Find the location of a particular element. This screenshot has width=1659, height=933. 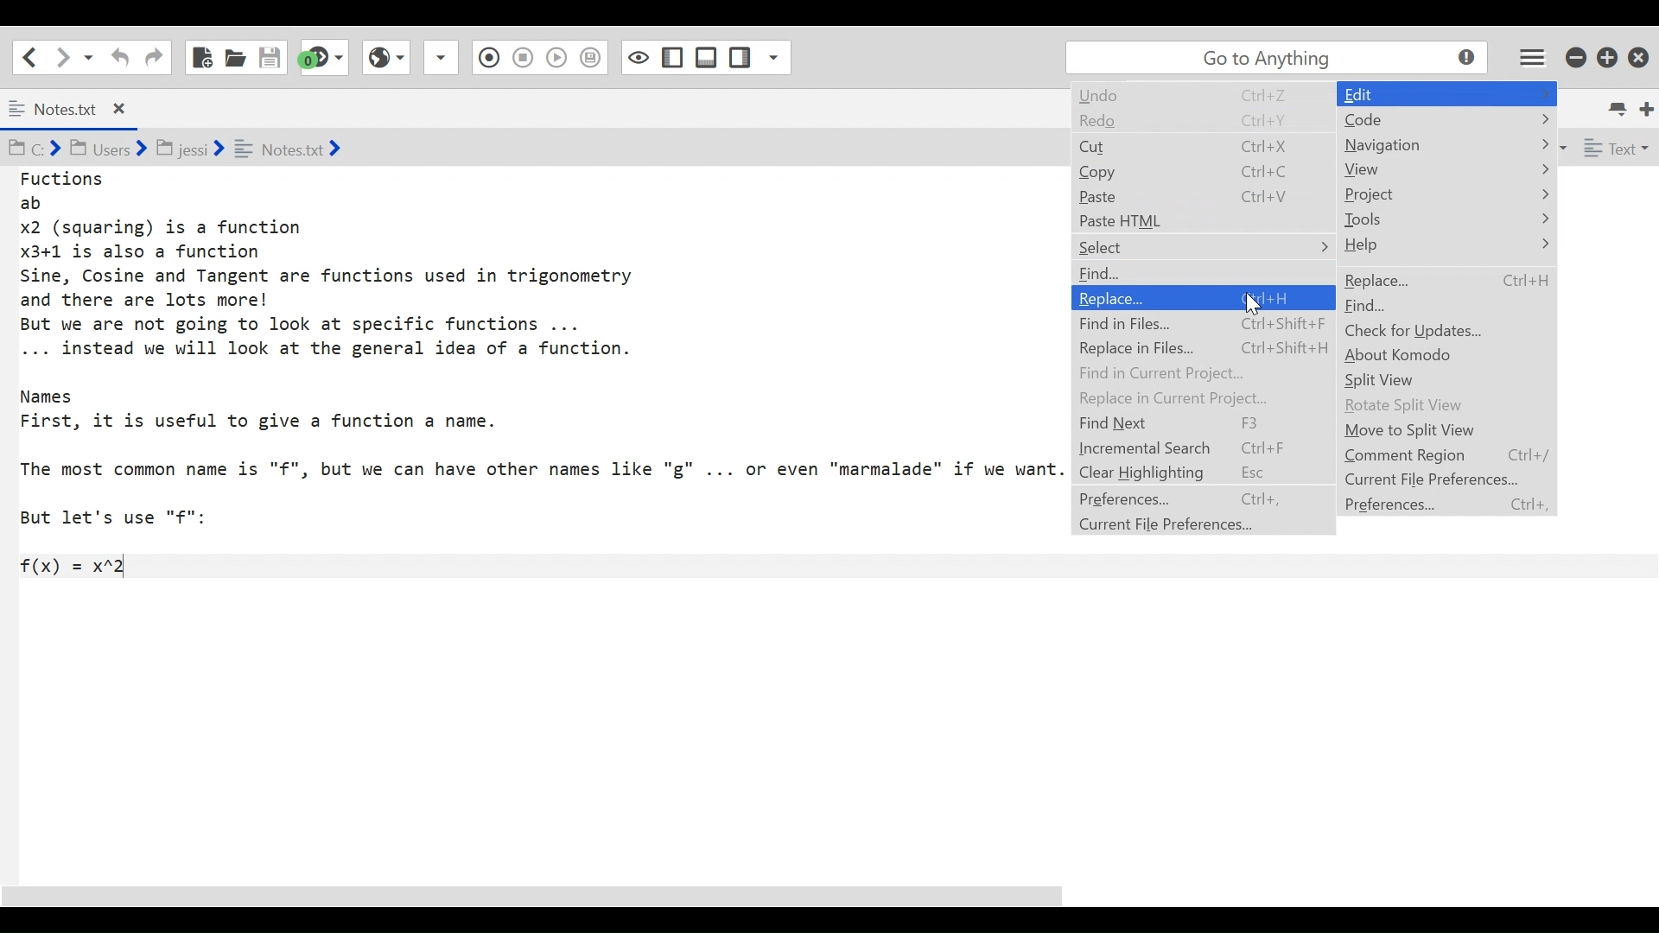

Save File is located at coordinates (271, 57).